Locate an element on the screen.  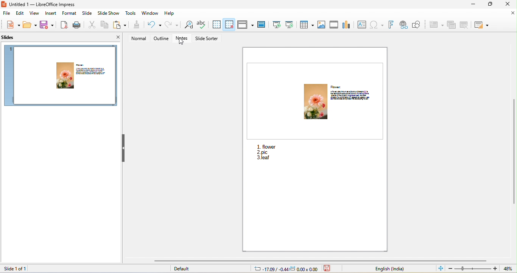
slide is located at coordinates (86, 13).